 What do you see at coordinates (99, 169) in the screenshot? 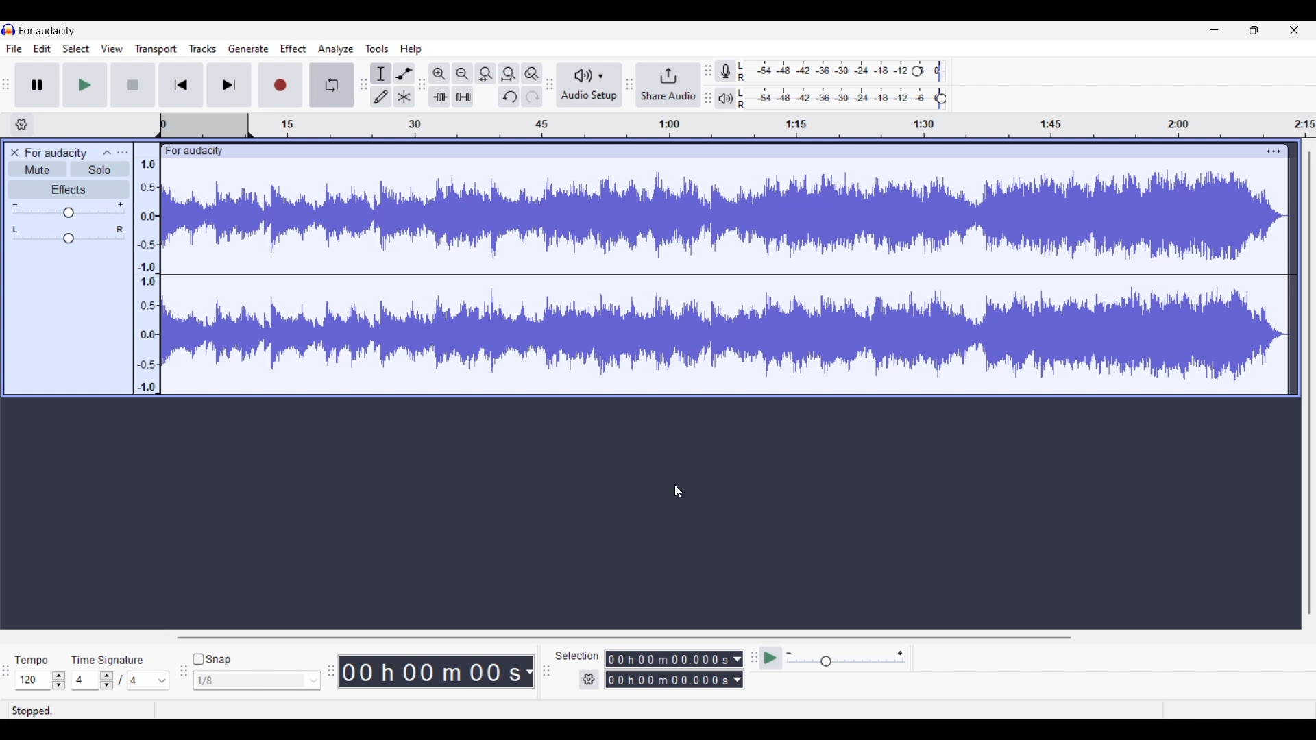
I see `Solo` at bounding box center [99, 169].